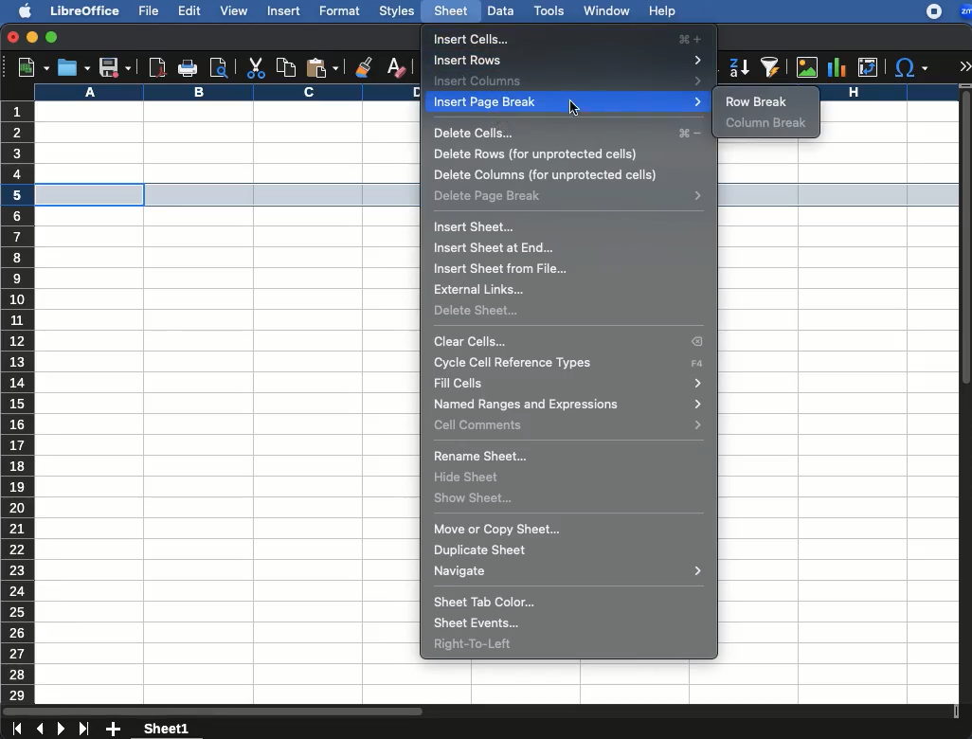 Image resolution: width=972 pixels, height=739 pixels. What do you see at coordinates (363, 65) in the screenshot?
I see `clone formatting` at bounding box center [363, 65].